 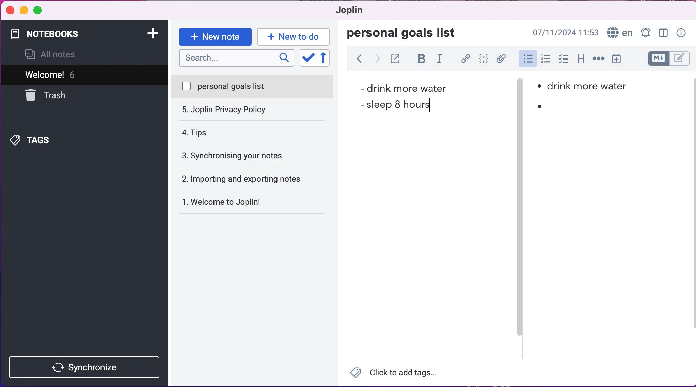 What do you see at coordinates (527, 59) in the screenshot?
I see `bulleted lists` at bounding box center [527, 59].